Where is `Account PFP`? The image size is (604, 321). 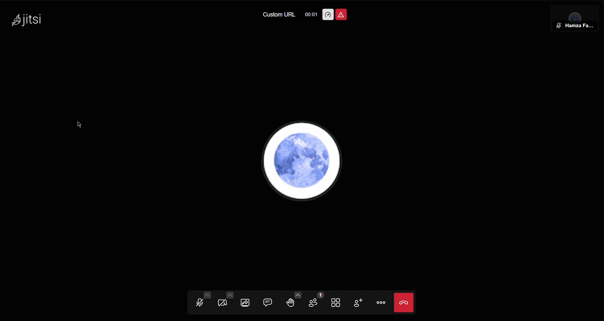
Account PFP is located at coordinates (303, 162).